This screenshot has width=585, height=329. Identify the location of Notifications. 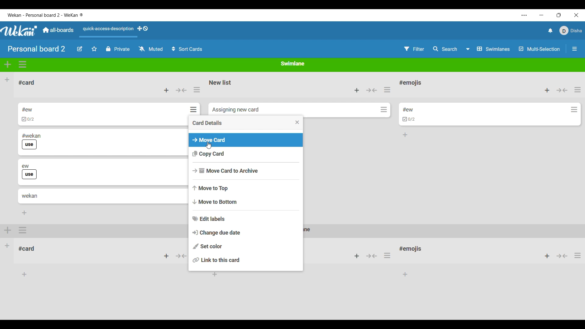
(551, 30).